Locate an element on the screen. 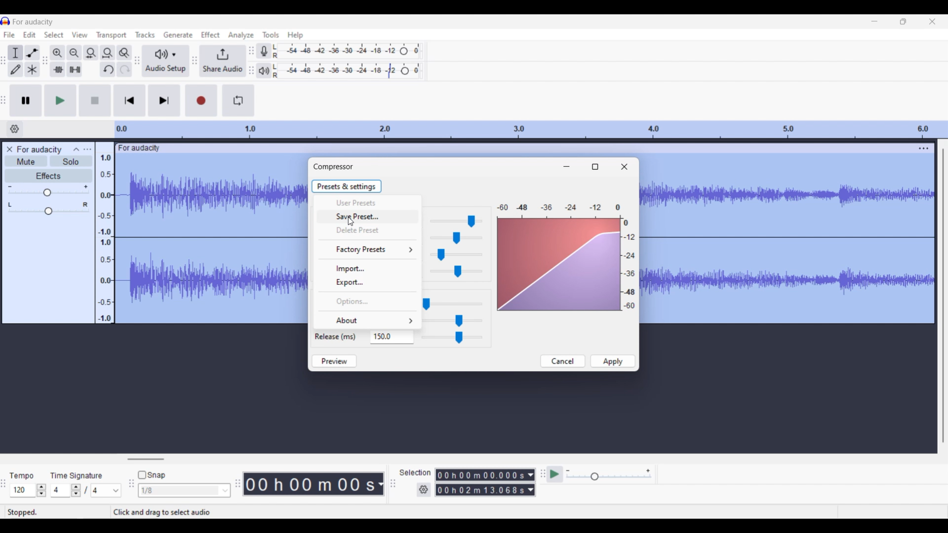  Compressor is located at coordinates (333, 166).